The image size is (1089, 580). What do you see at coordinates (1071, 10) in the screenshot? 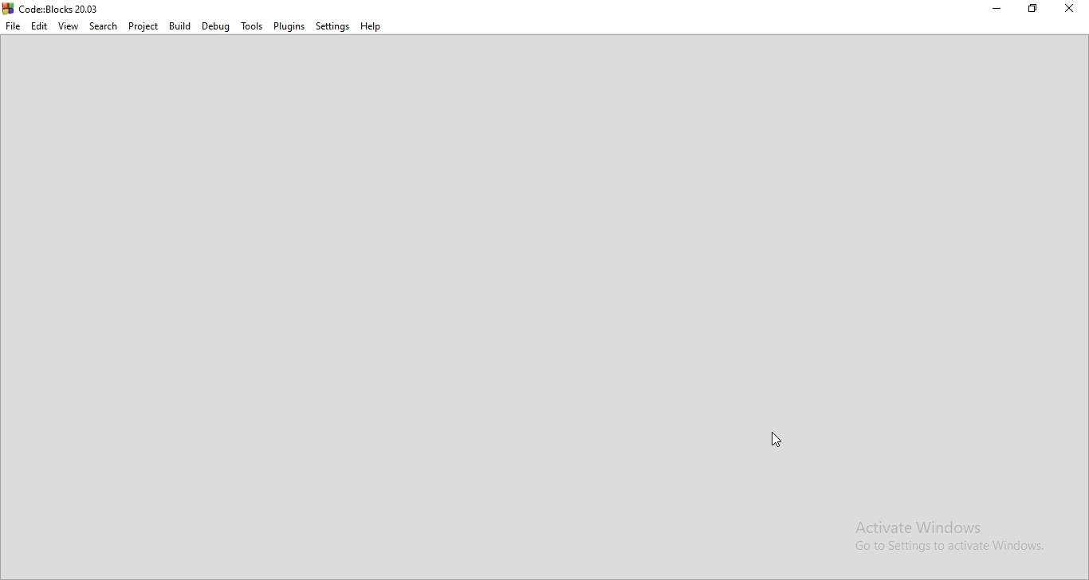
I see `Close` at bounding box center [1071, 10].